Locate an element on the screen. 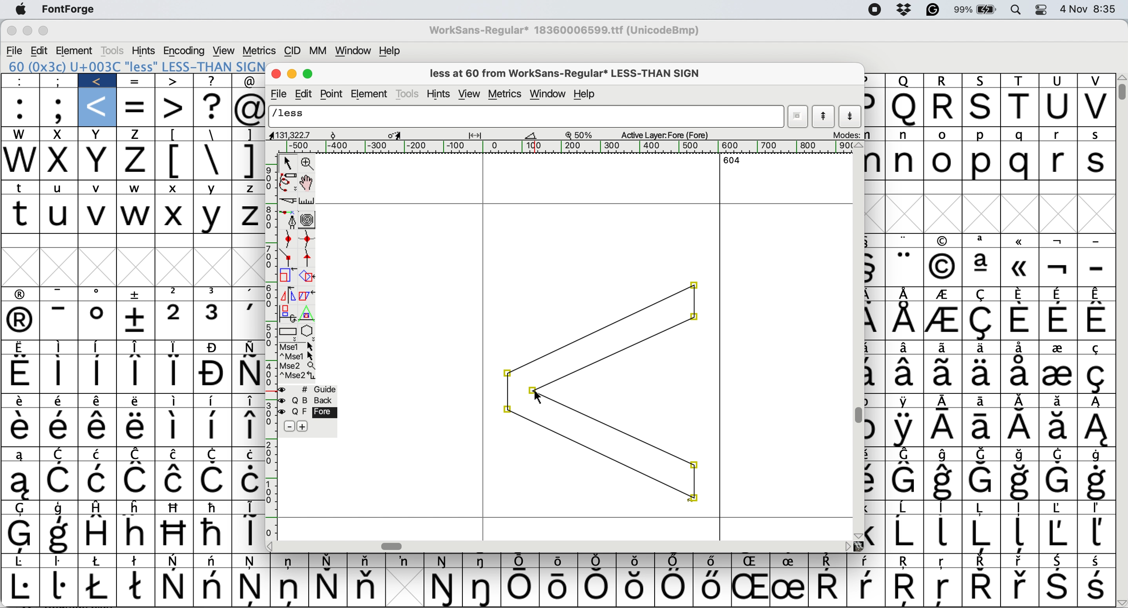 The width and height of the screenshot is (1128, 608). - is located at coordinates (1096, 267).